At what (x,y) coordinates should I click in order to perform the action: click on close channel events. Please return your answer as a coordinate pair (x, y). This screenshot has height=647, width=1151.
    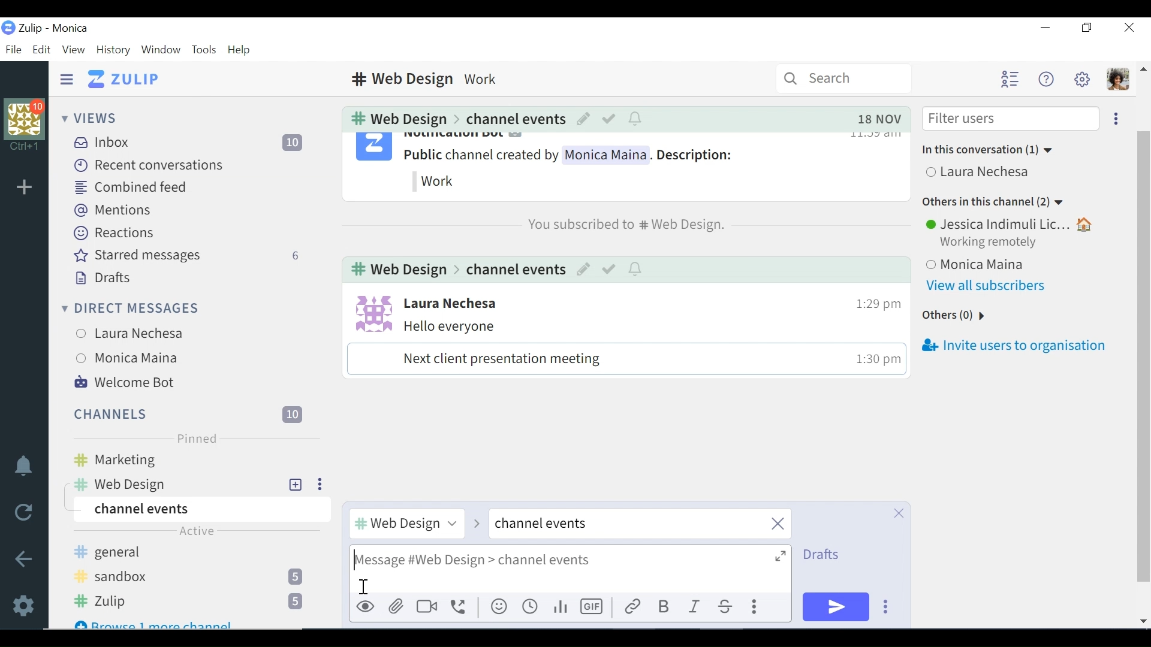
    Looking at the image, I should click on (640, 525).